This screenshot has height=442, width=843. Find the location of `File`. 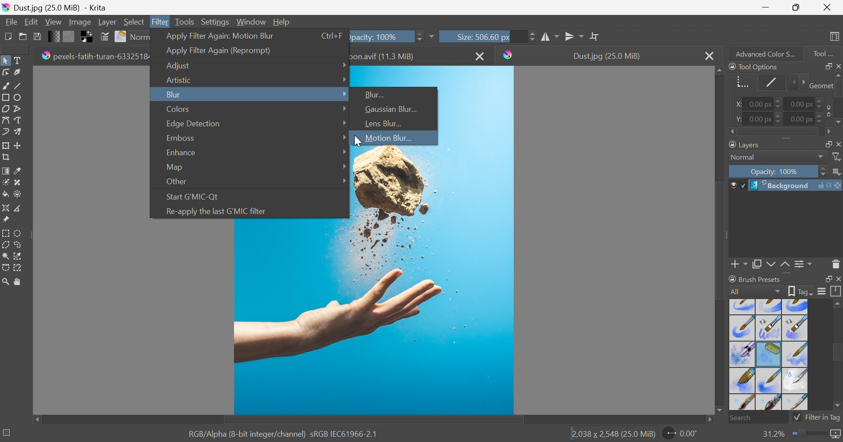

File is located at coordinates (11, 21).